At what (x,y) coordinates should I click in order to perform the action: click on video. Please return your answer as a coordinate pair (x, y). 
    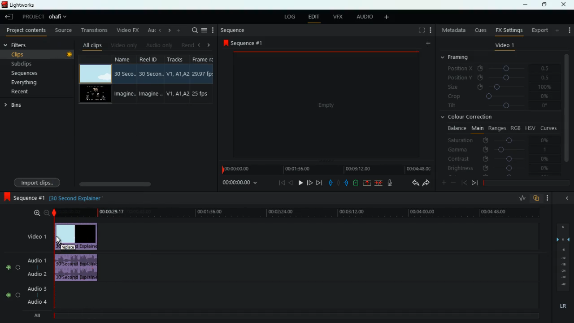
    Looking at the image, I should click on (96, 73).